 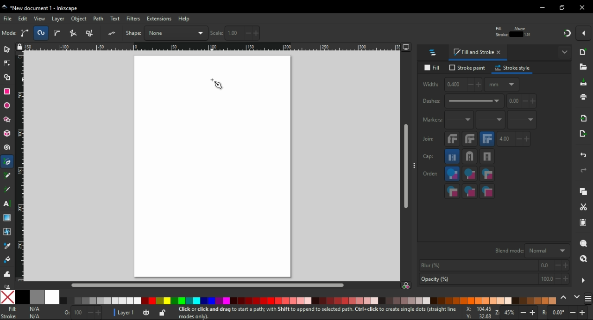 I want to click on measurement unit, so click(x=469, y=33).